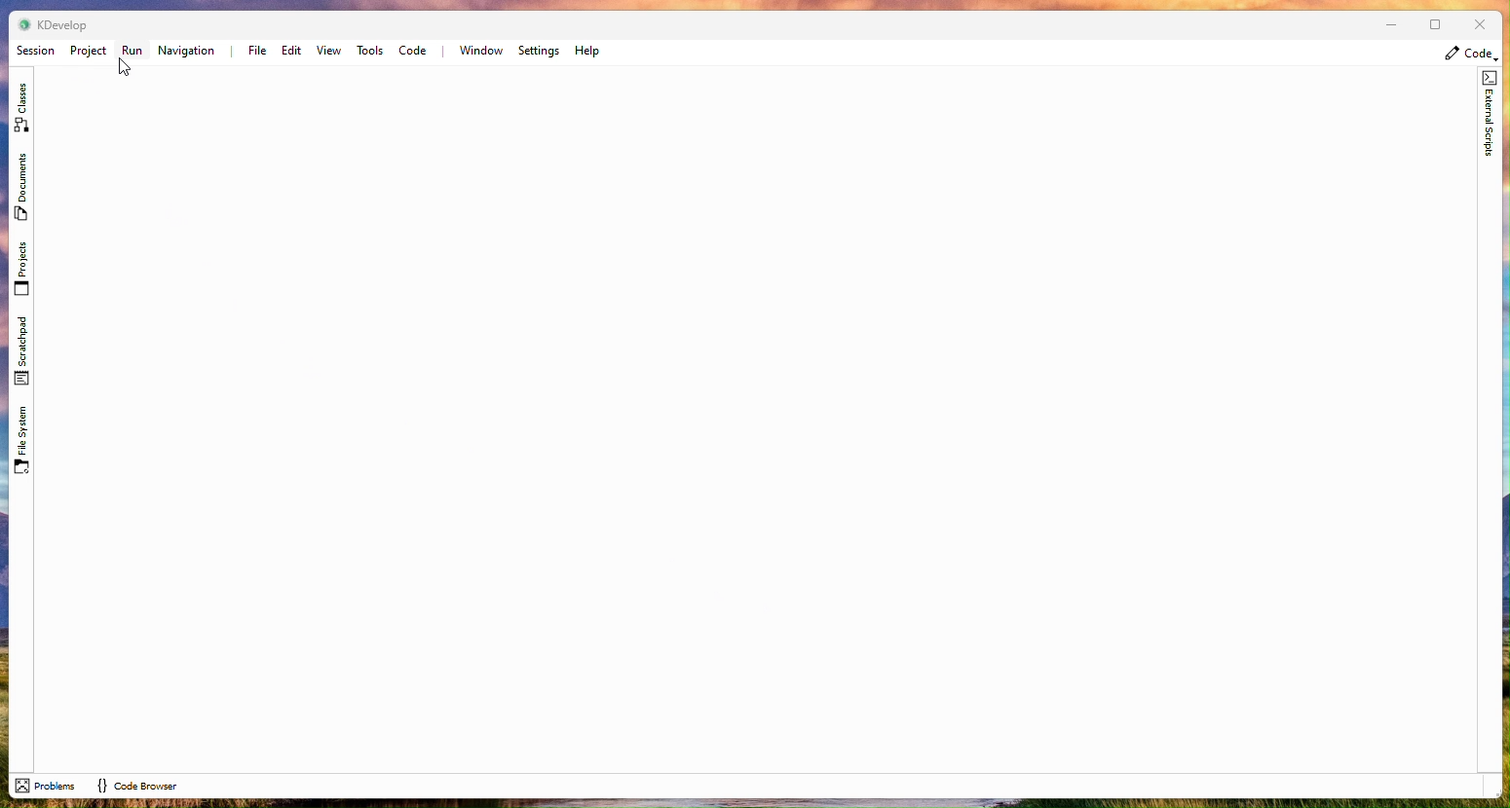 Image resolution: width=1510 pixels, height=808 pixels. I want to click on kdevelop, so click(63, 24).